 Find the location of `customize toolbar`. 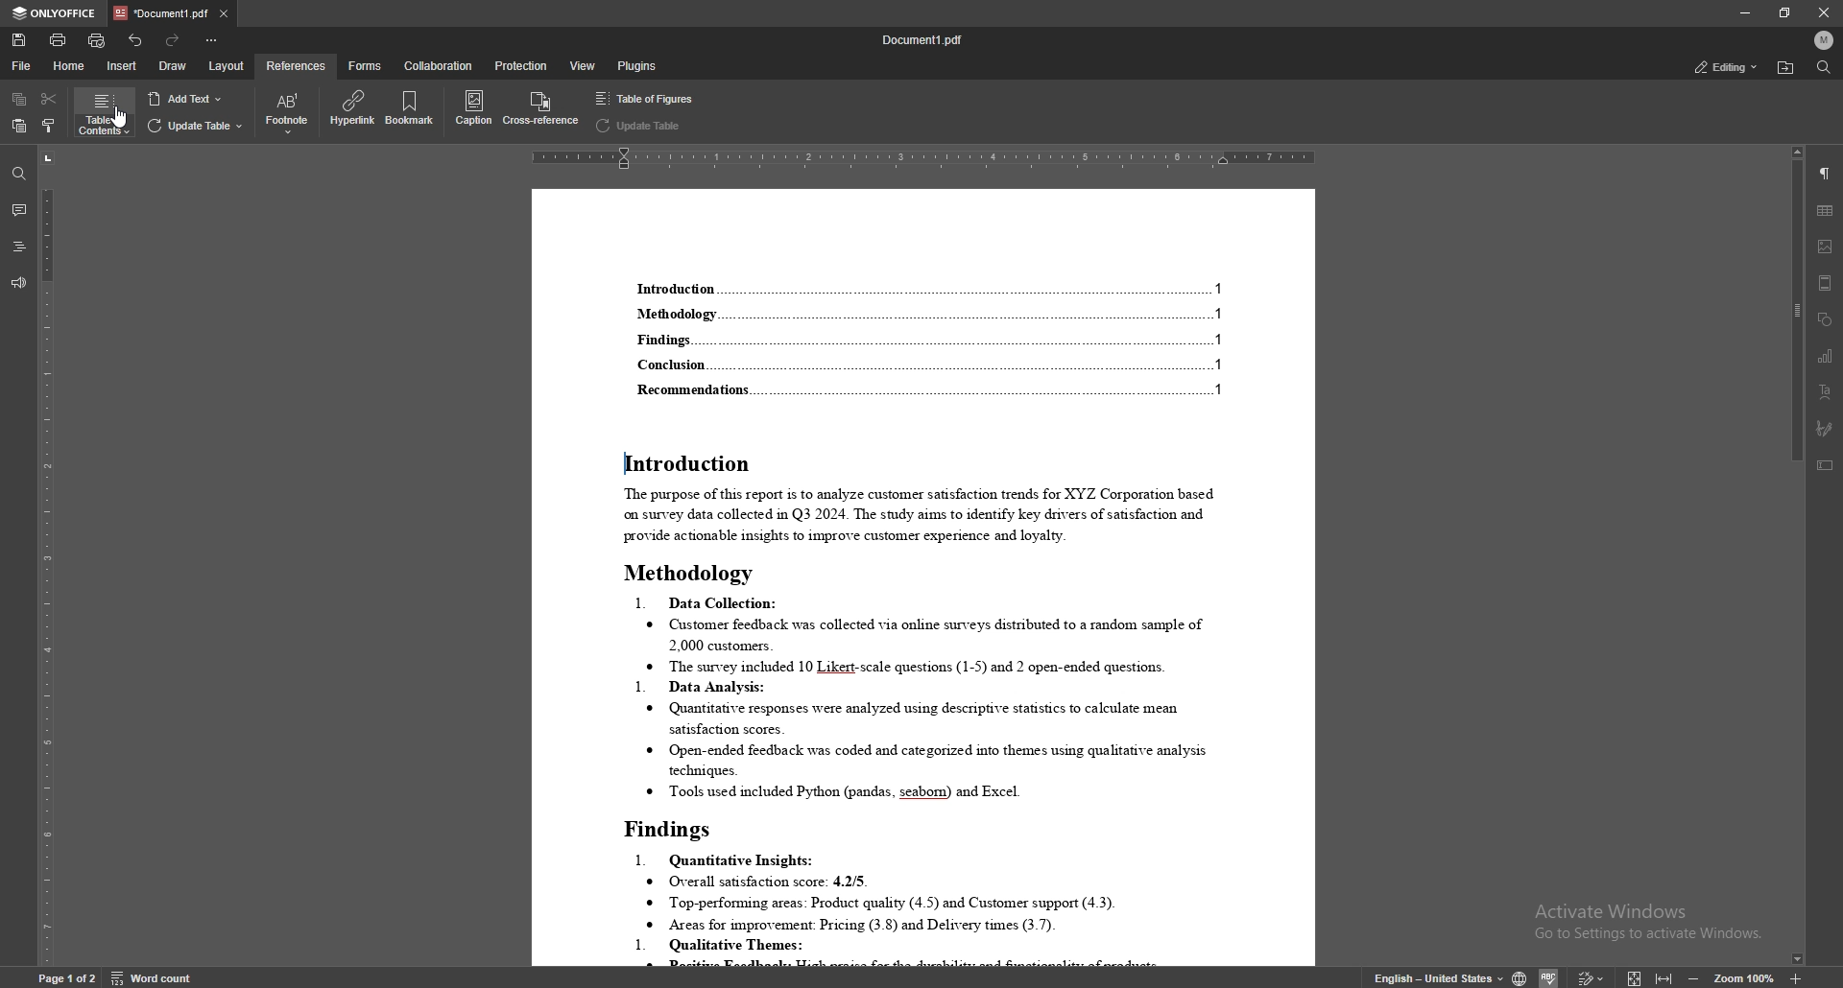

customize toolbar is located at coordinates (211, 40).